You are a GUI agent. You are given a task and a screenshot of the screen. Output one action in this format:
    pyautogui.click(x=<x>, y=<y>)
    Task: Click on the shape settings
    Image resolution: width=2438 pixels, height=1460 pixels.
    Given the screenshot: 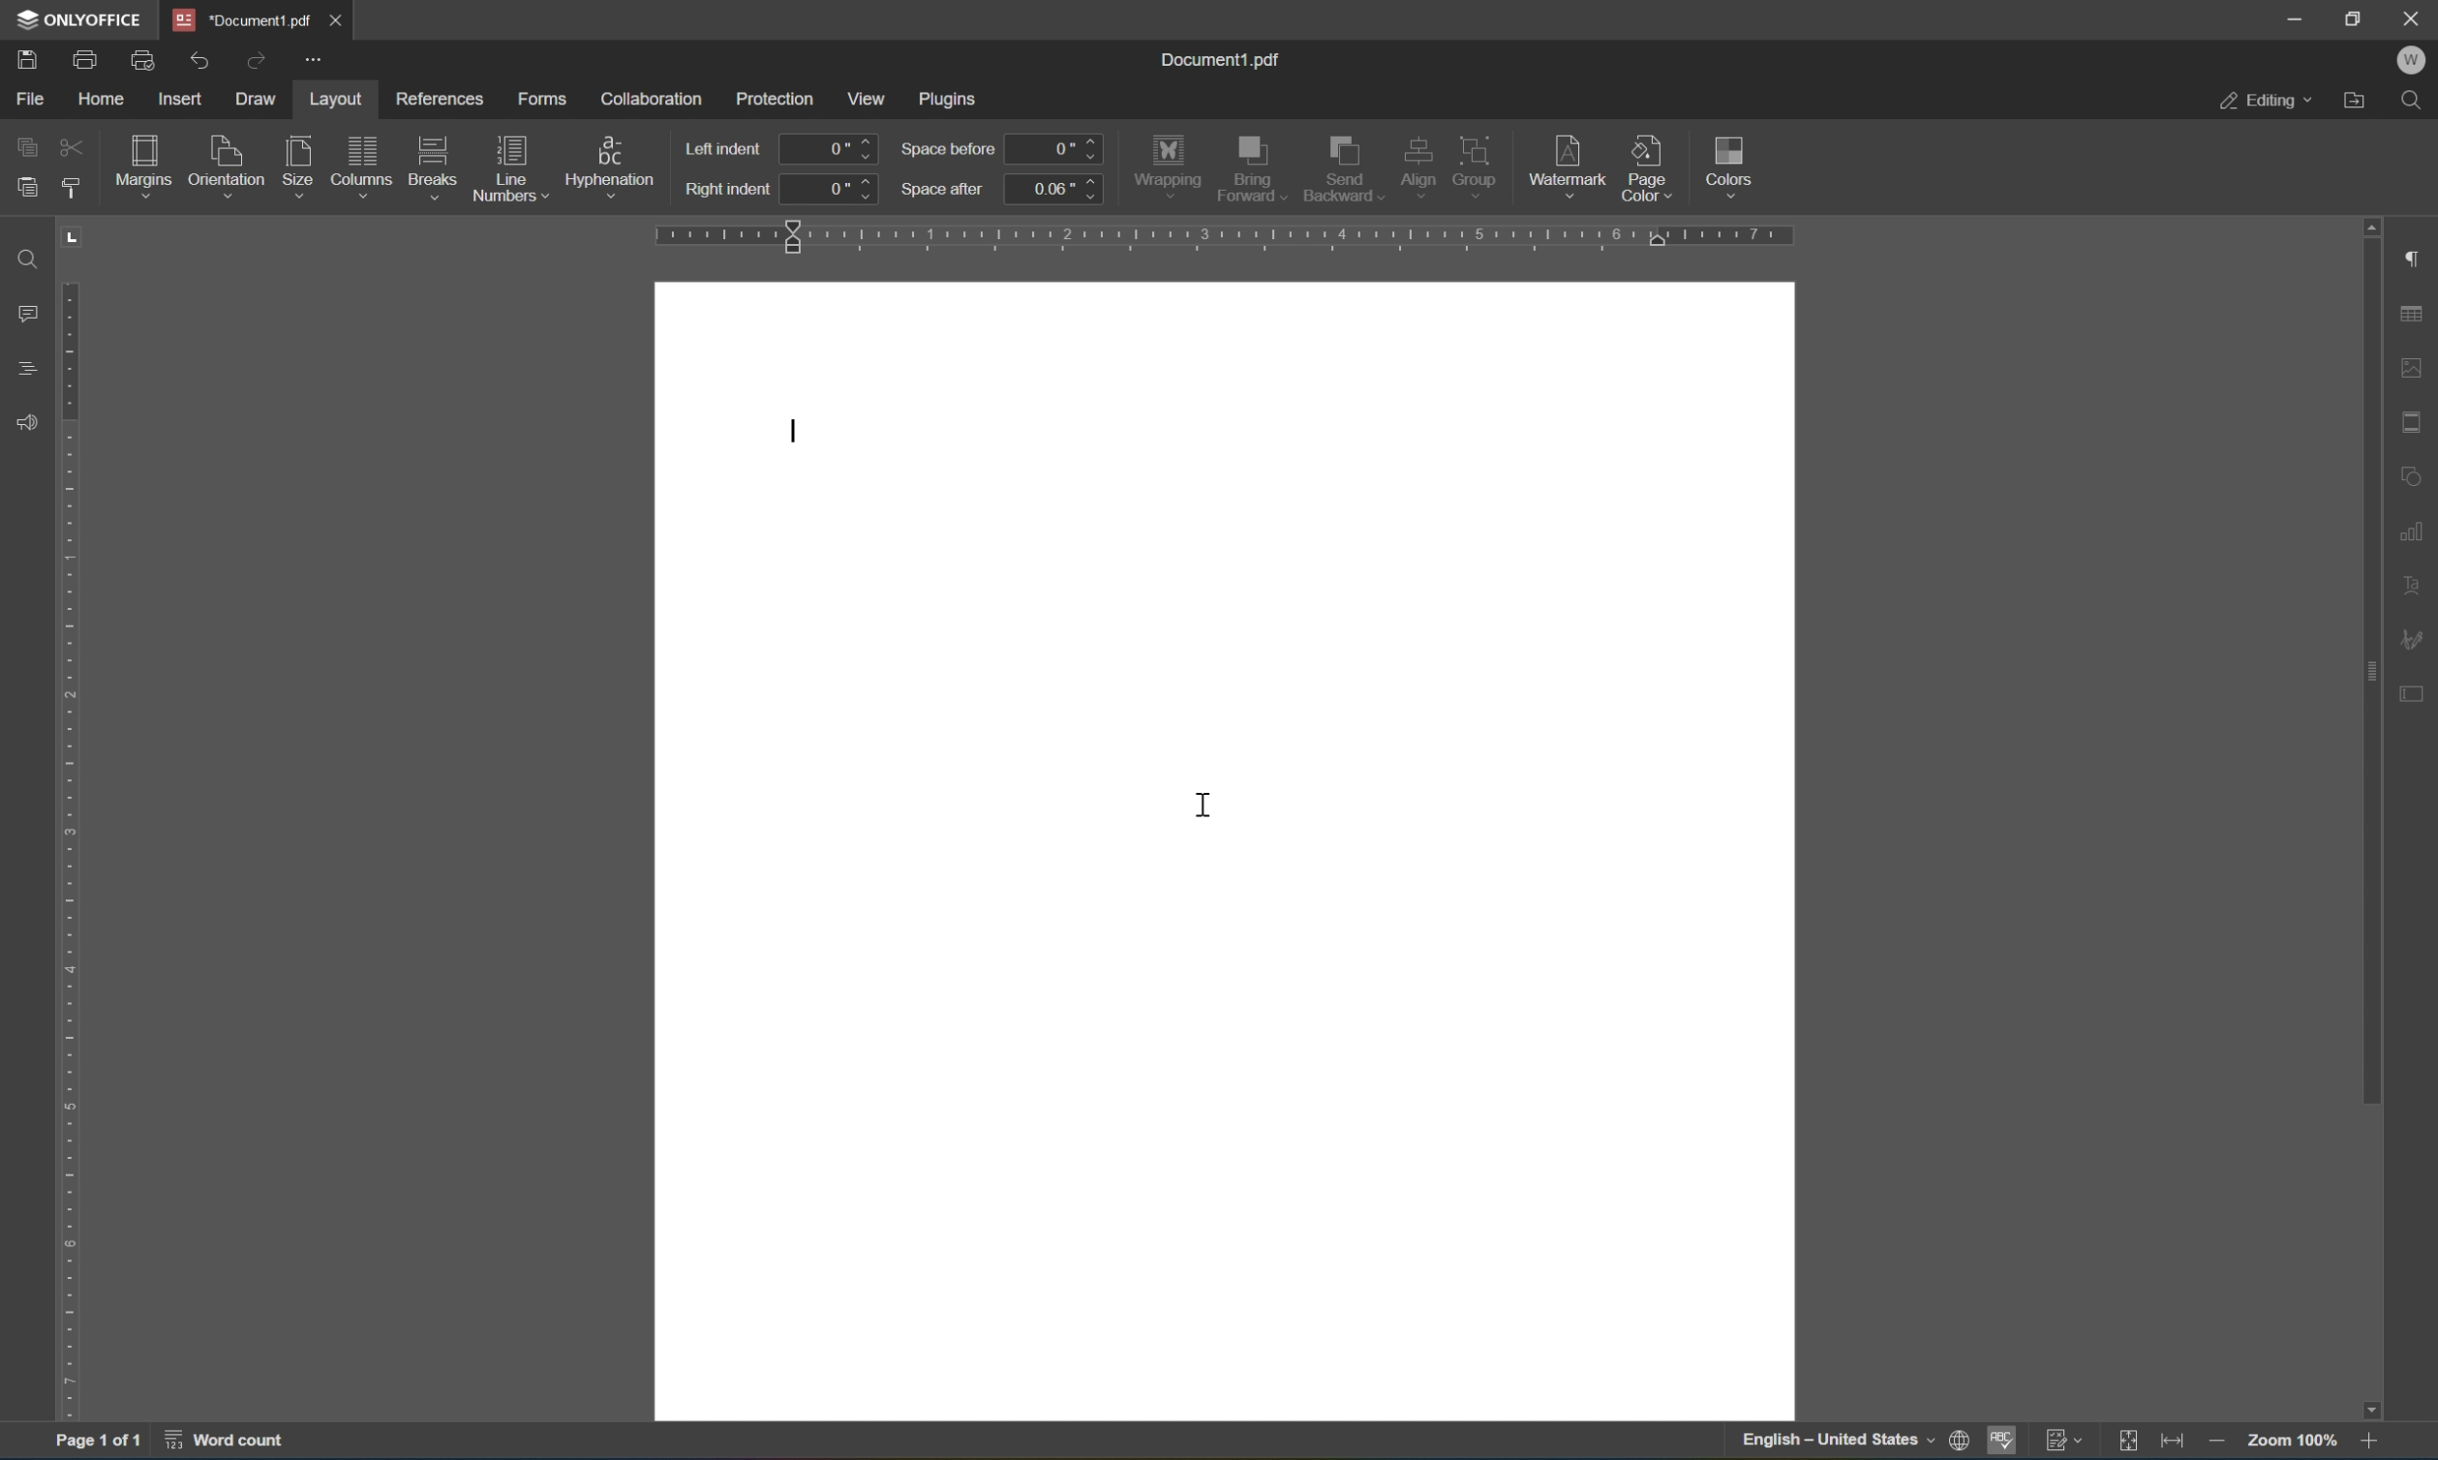 What is the action you would take?
    pyautogui.click(x=2416, y=476)
    